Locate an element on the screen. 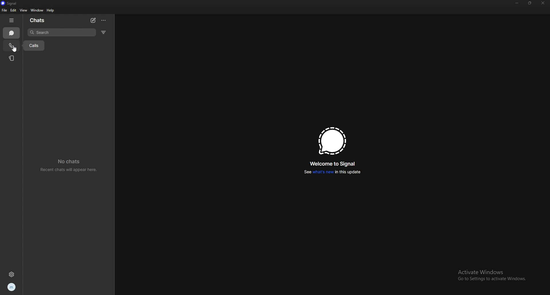 The width and height of the screenshot is (550, 295). stories is located at coordinates (12, 58).